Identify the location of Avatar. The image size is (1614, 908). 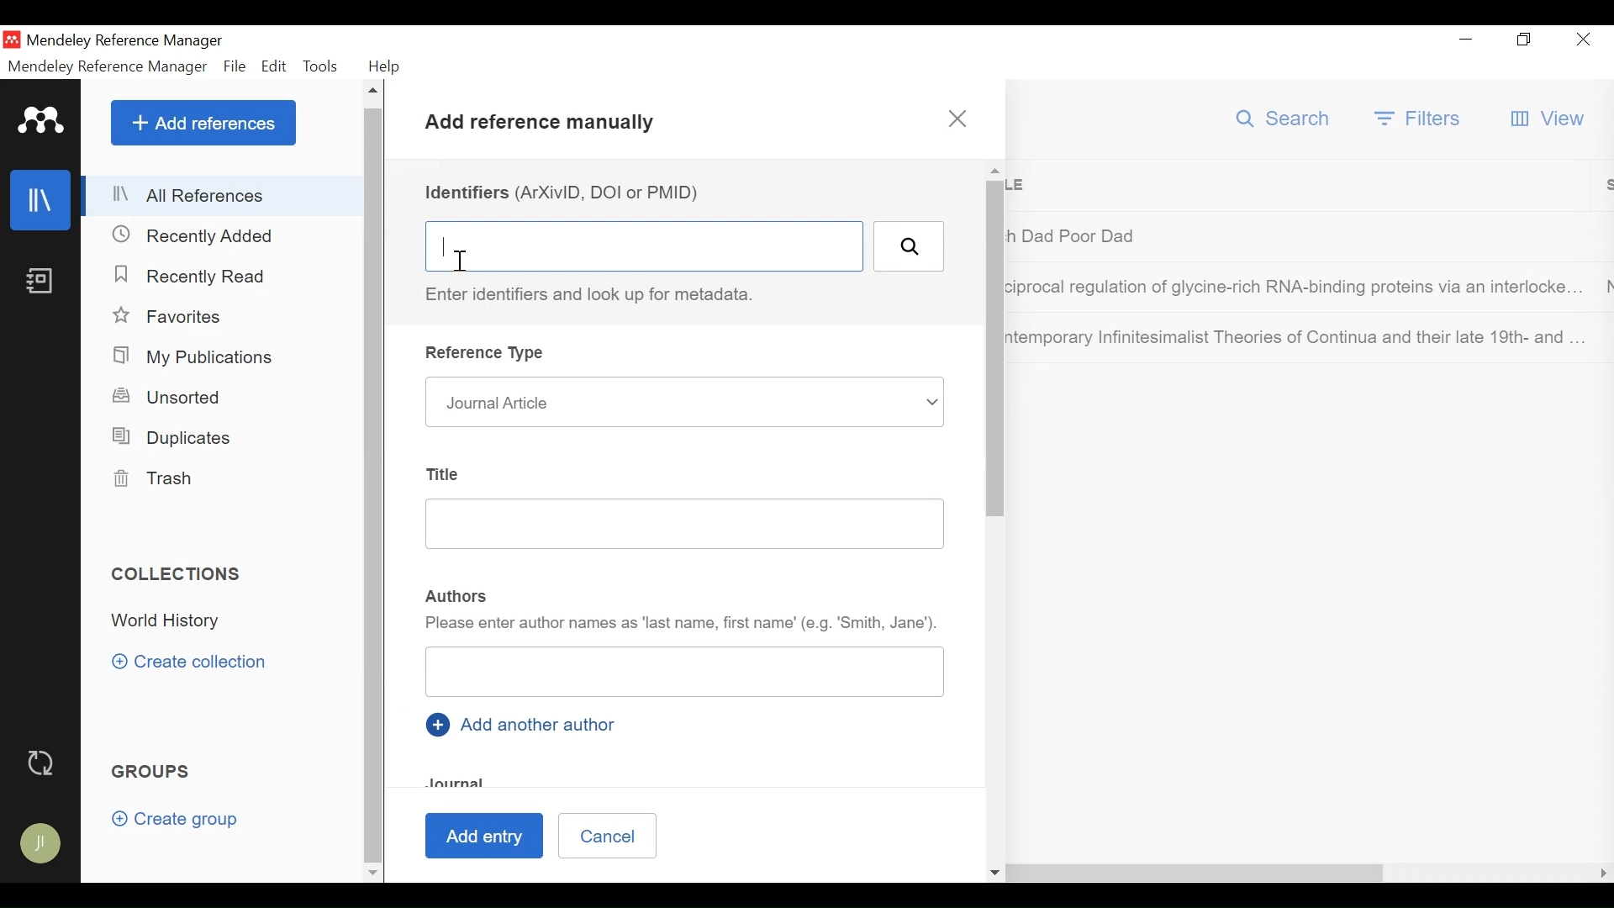
(40, 843).